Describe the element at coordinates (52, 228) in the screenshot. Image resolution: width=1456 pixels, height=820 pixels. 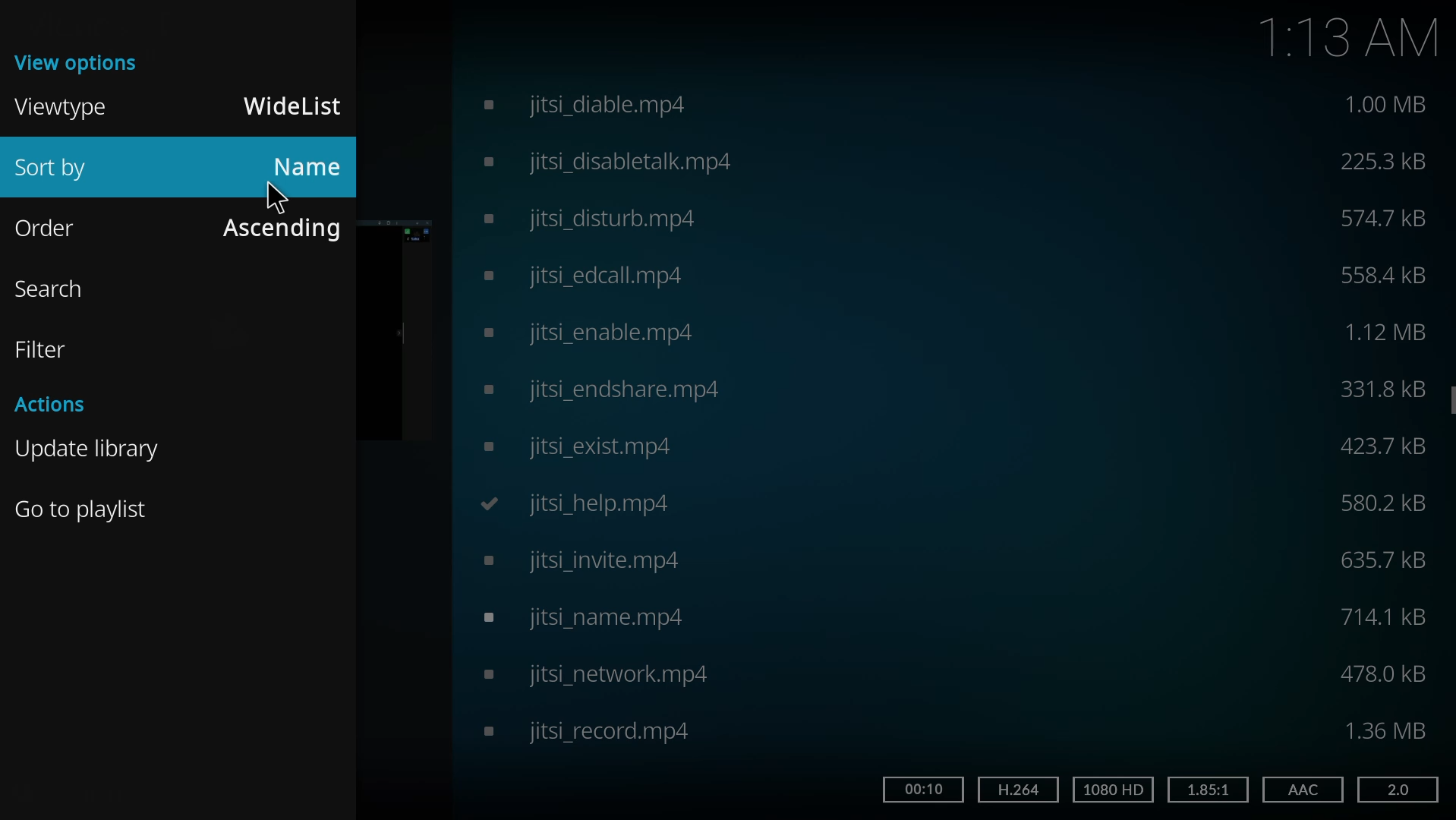
I see `order` at that location.